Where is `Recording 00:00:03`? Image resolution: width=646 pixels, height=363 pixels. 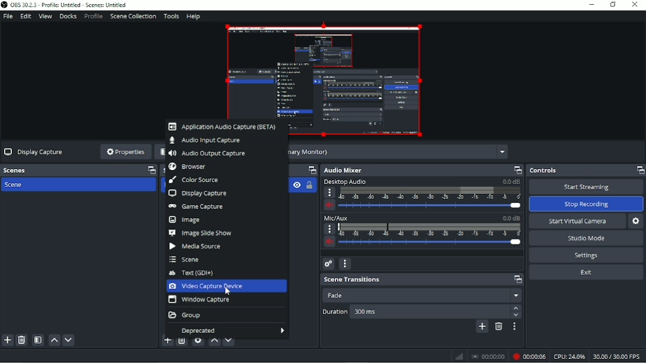
Recording 00:00:03 is located at coordinates (529, 356).